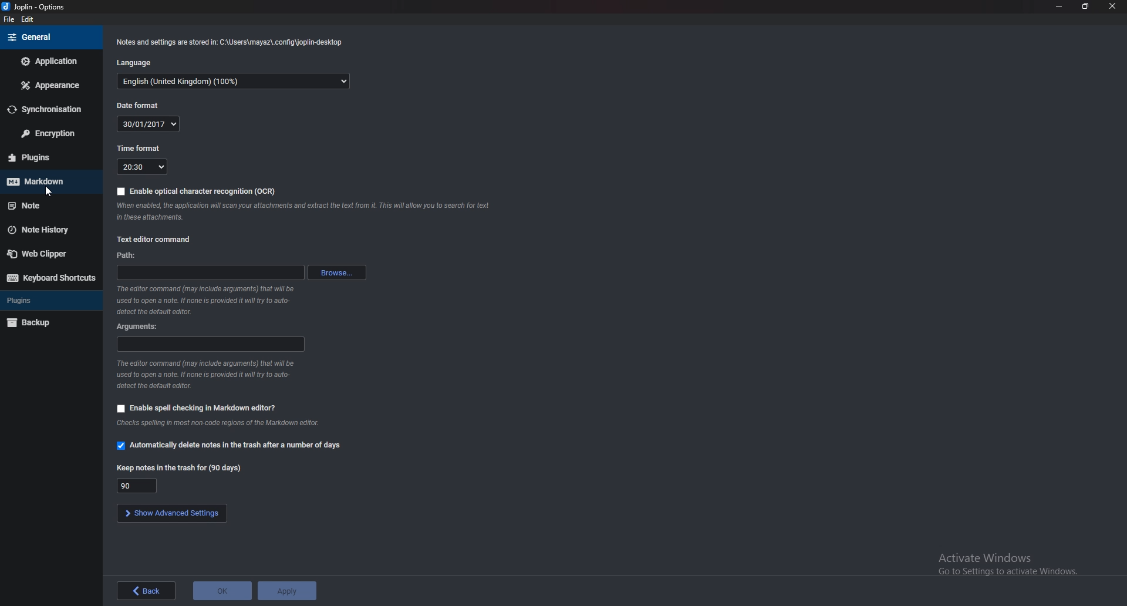  I want to click on path, so click(211, 272).